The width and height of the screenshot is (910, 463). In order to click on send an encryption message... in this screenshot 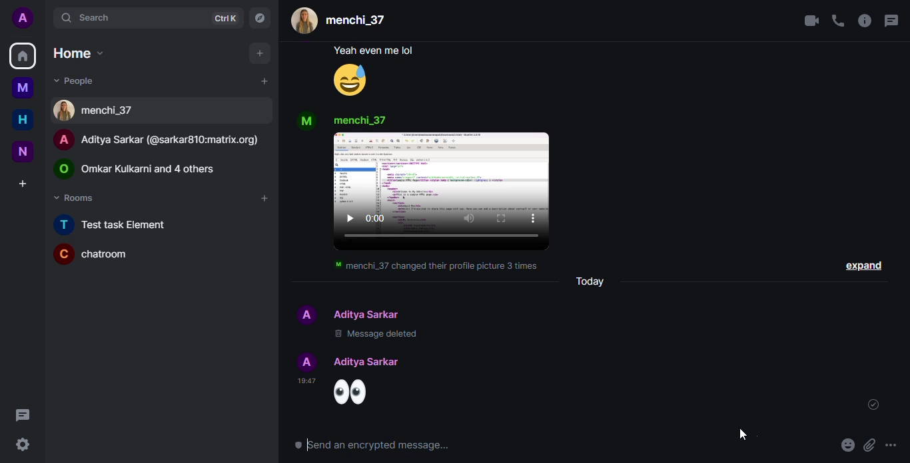, I will do `click(383, 445)`.